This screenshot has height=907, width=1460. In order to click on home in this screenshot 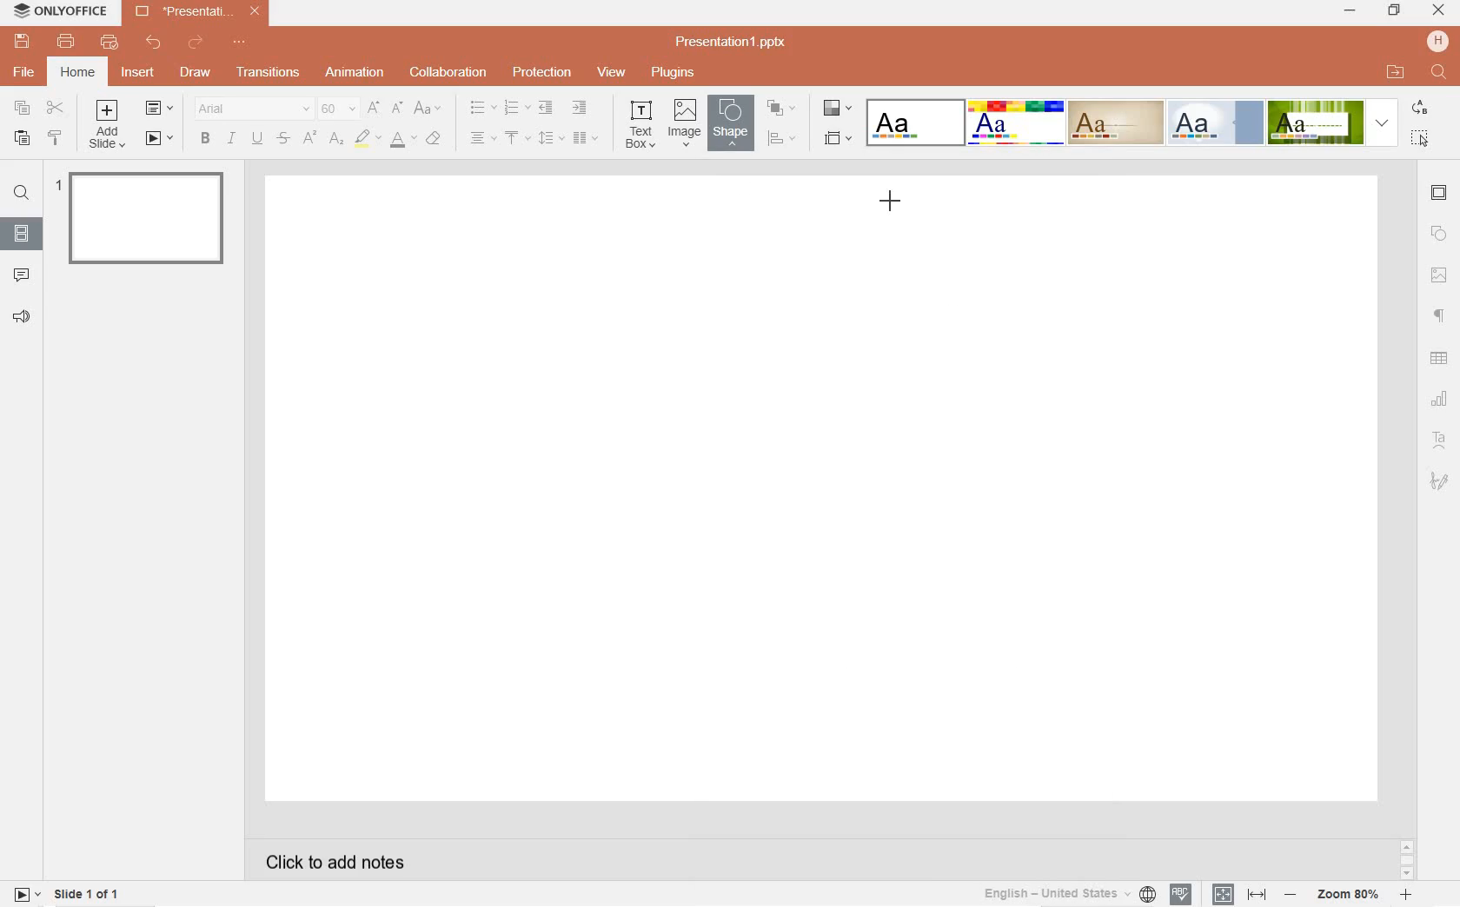, I will do `click(77, 72)`.